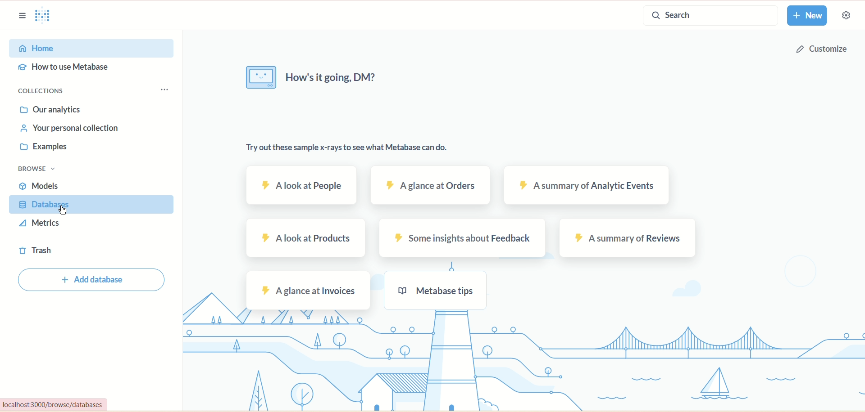  What do you see at coordinates (71, 128) in the screenshot?
I see `your personal collection` at bounding box center [71, 128].